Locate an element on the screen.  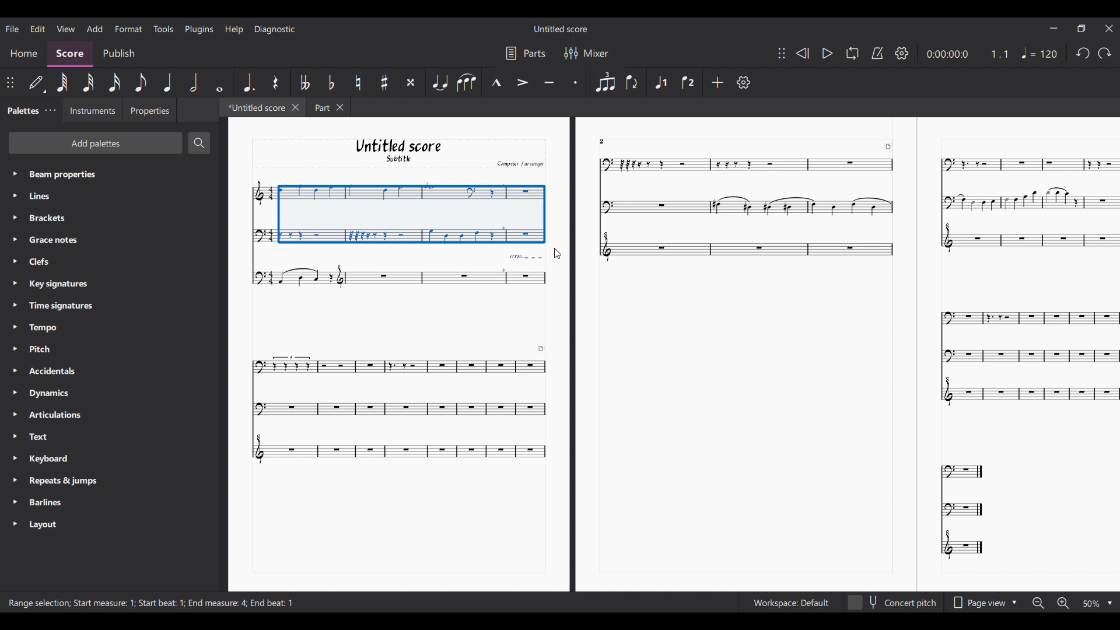
 is located at coordinates (14, 240).